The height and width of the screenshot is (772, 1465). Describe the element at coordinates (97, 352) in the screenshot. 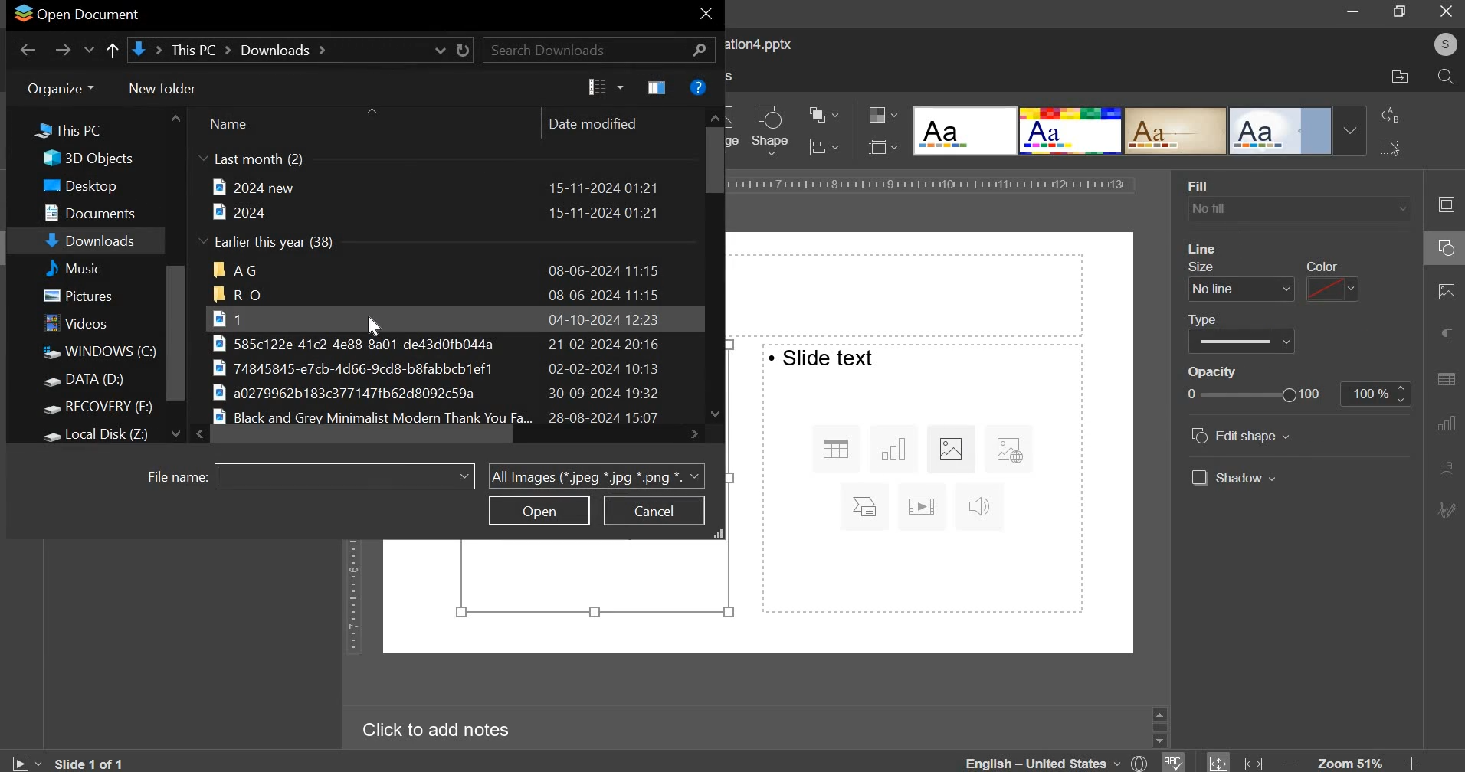

I see `c drive` at that location.